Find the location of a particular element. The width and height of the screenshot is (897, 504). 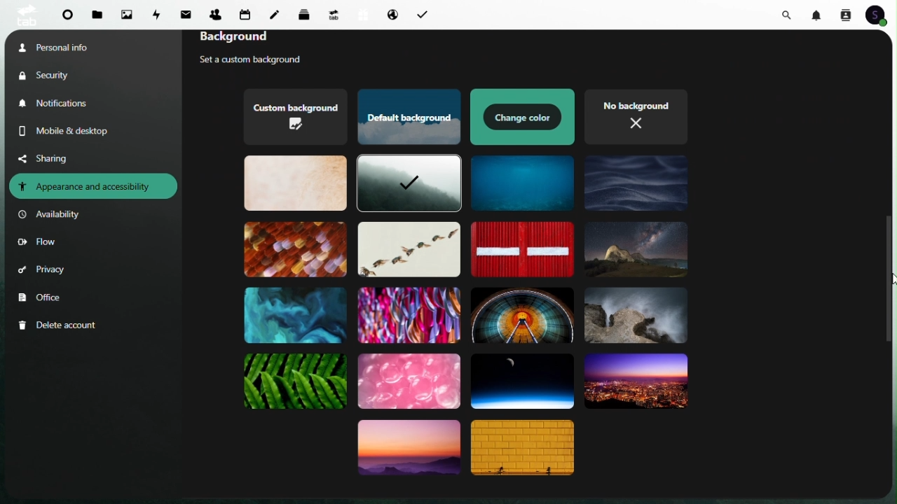

Themes is located at coordinates (409, 379).